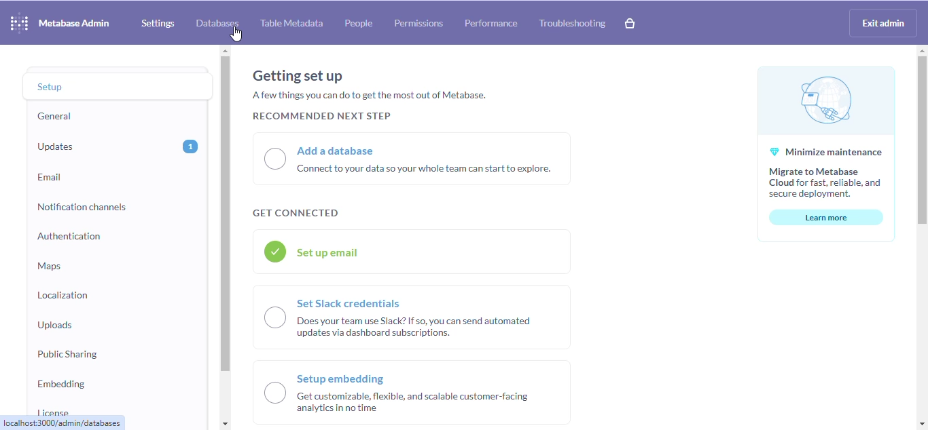 The image size is (928, 430). What do you see at coordinates (369, 95) in the screenshot?
I see `a few things you can do to get the most out of metabase.` at bounding box center [369, 95].